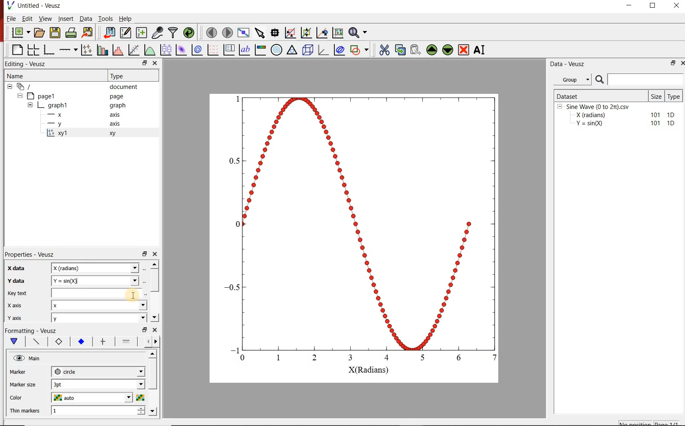  I want to click on textbox, so click(98, 280).